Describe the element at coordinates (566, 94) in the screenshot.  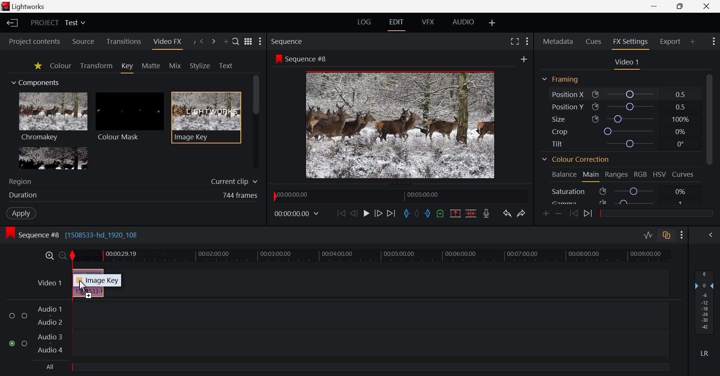
I see `Position X` at that location.